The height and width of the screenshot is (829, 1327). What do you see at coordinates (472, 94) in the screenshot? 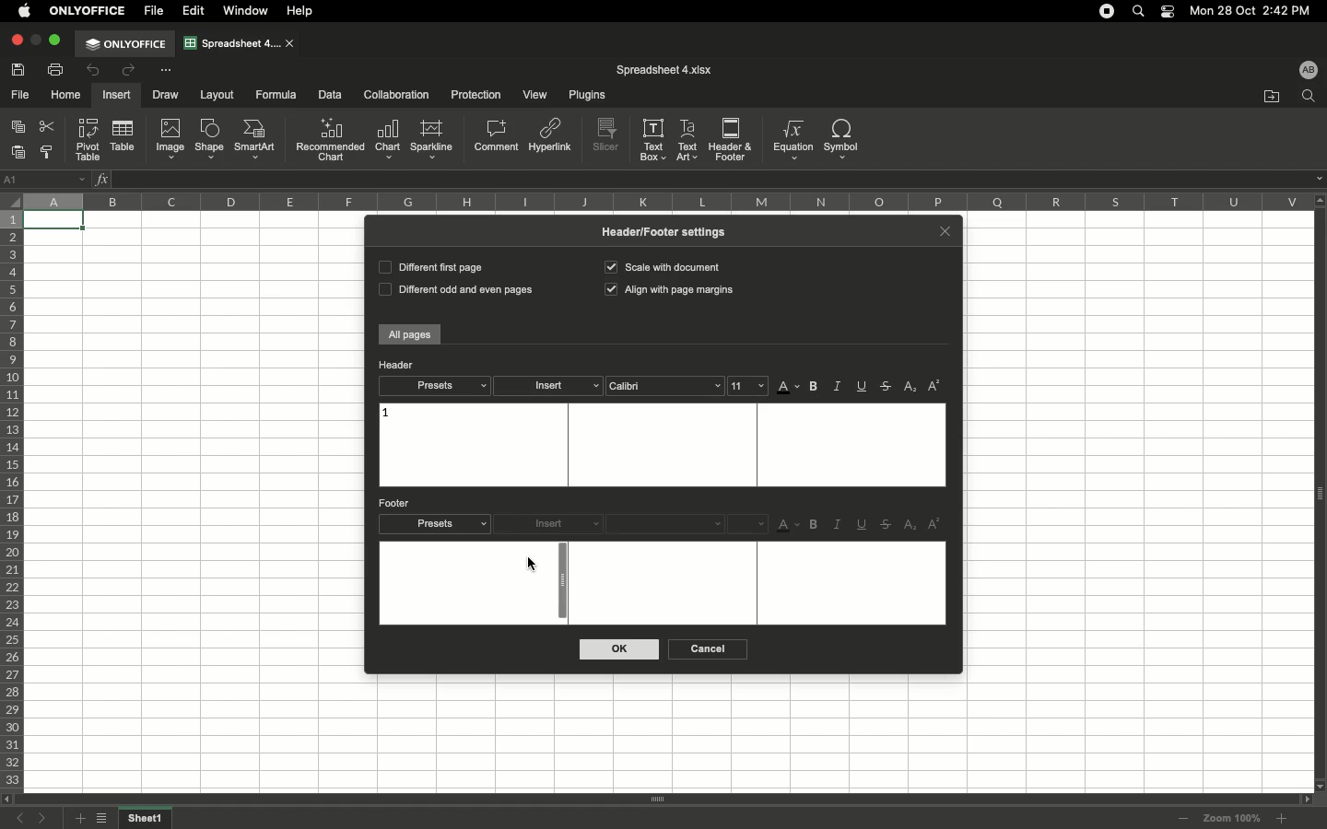
I see `Protection` at bounding box center [472, 94].